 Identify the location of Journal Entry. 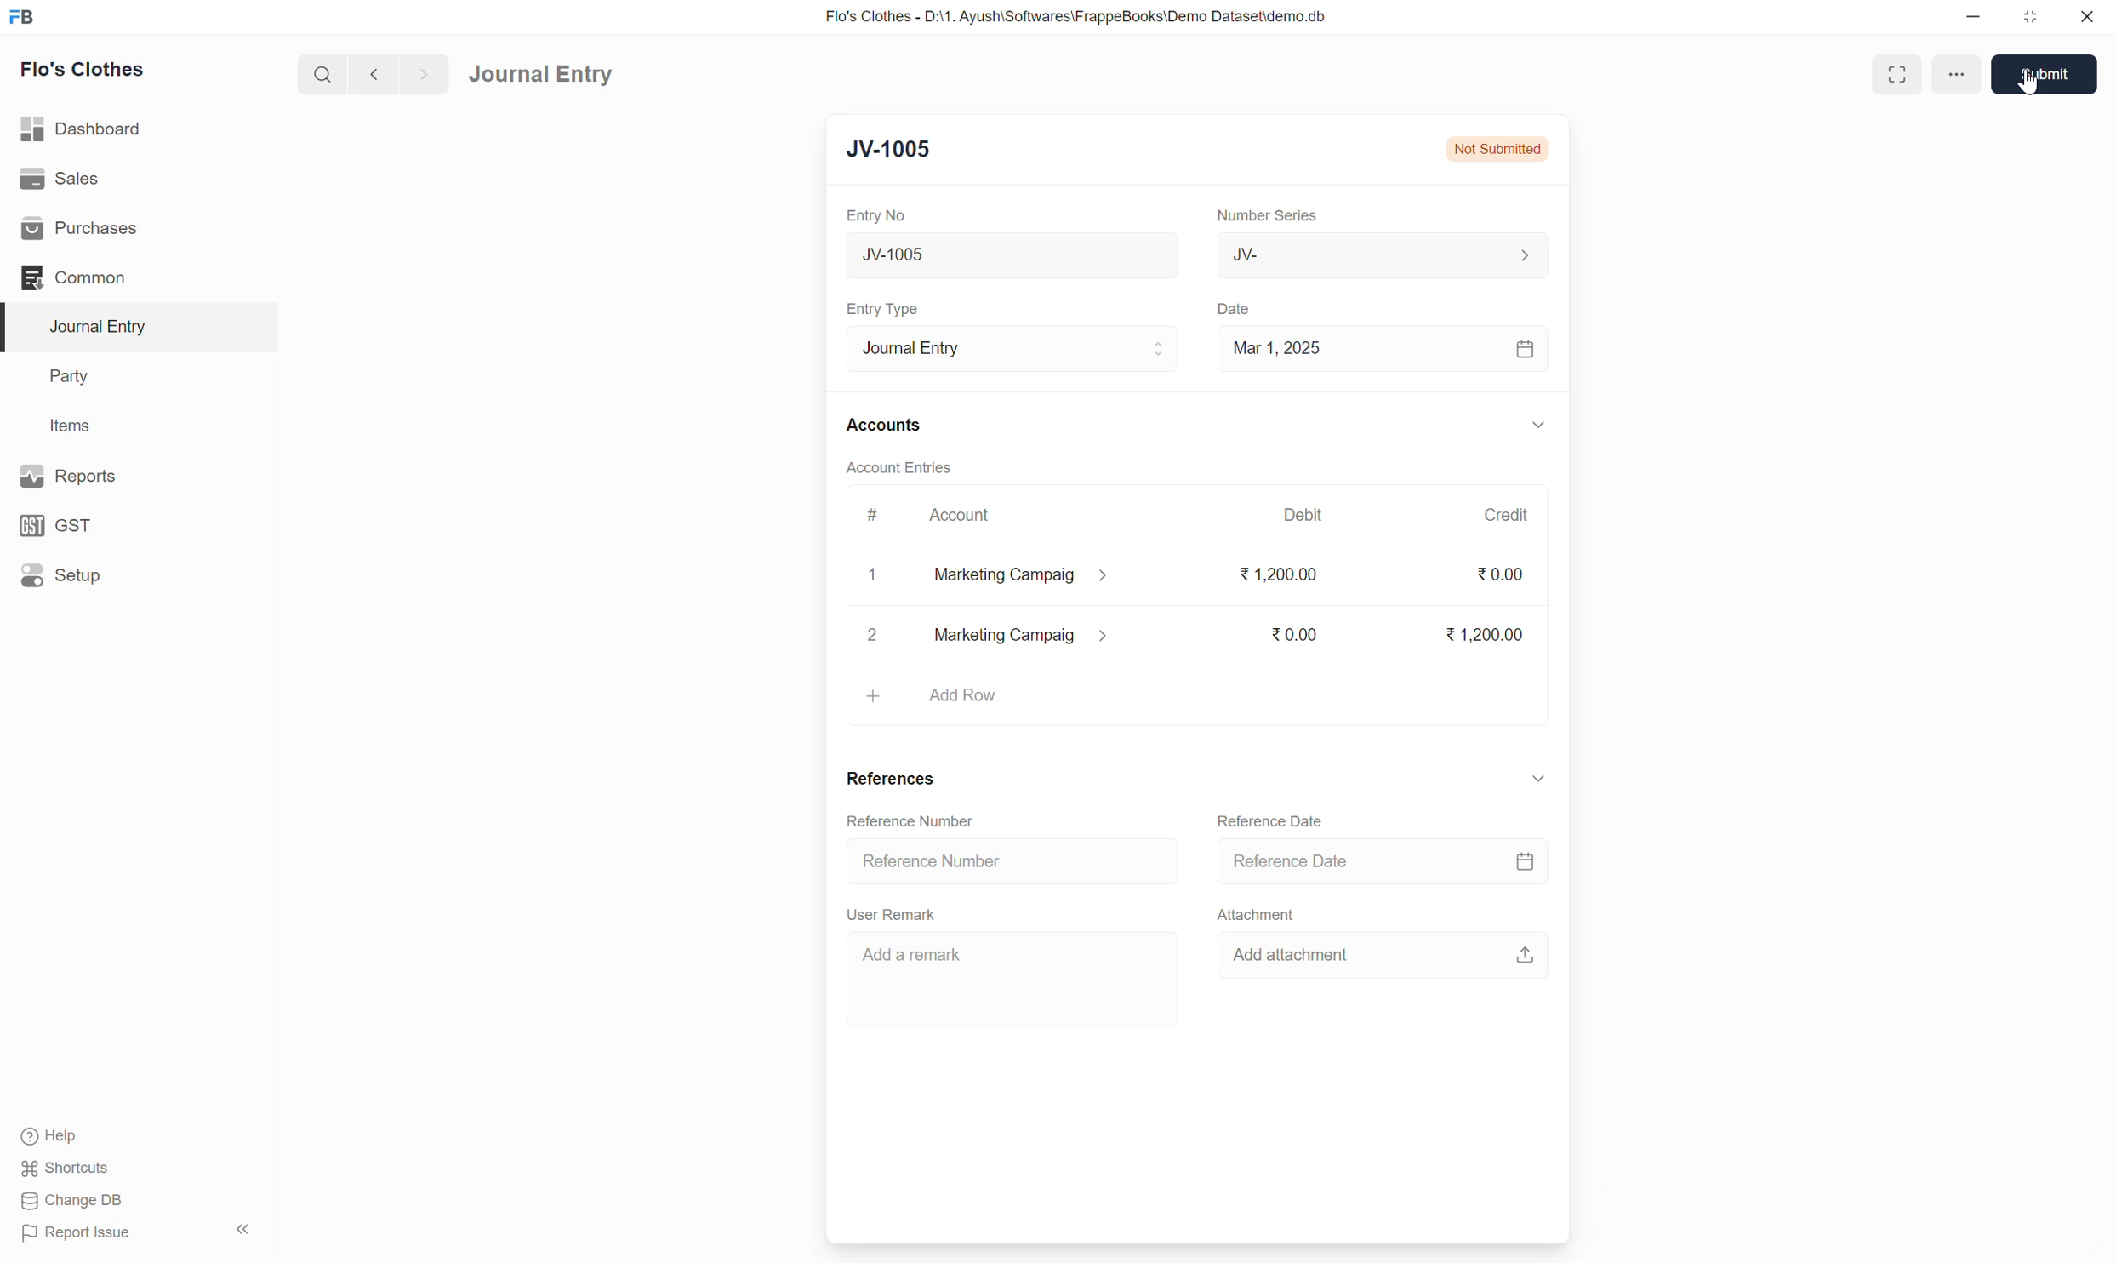
(540, 75).